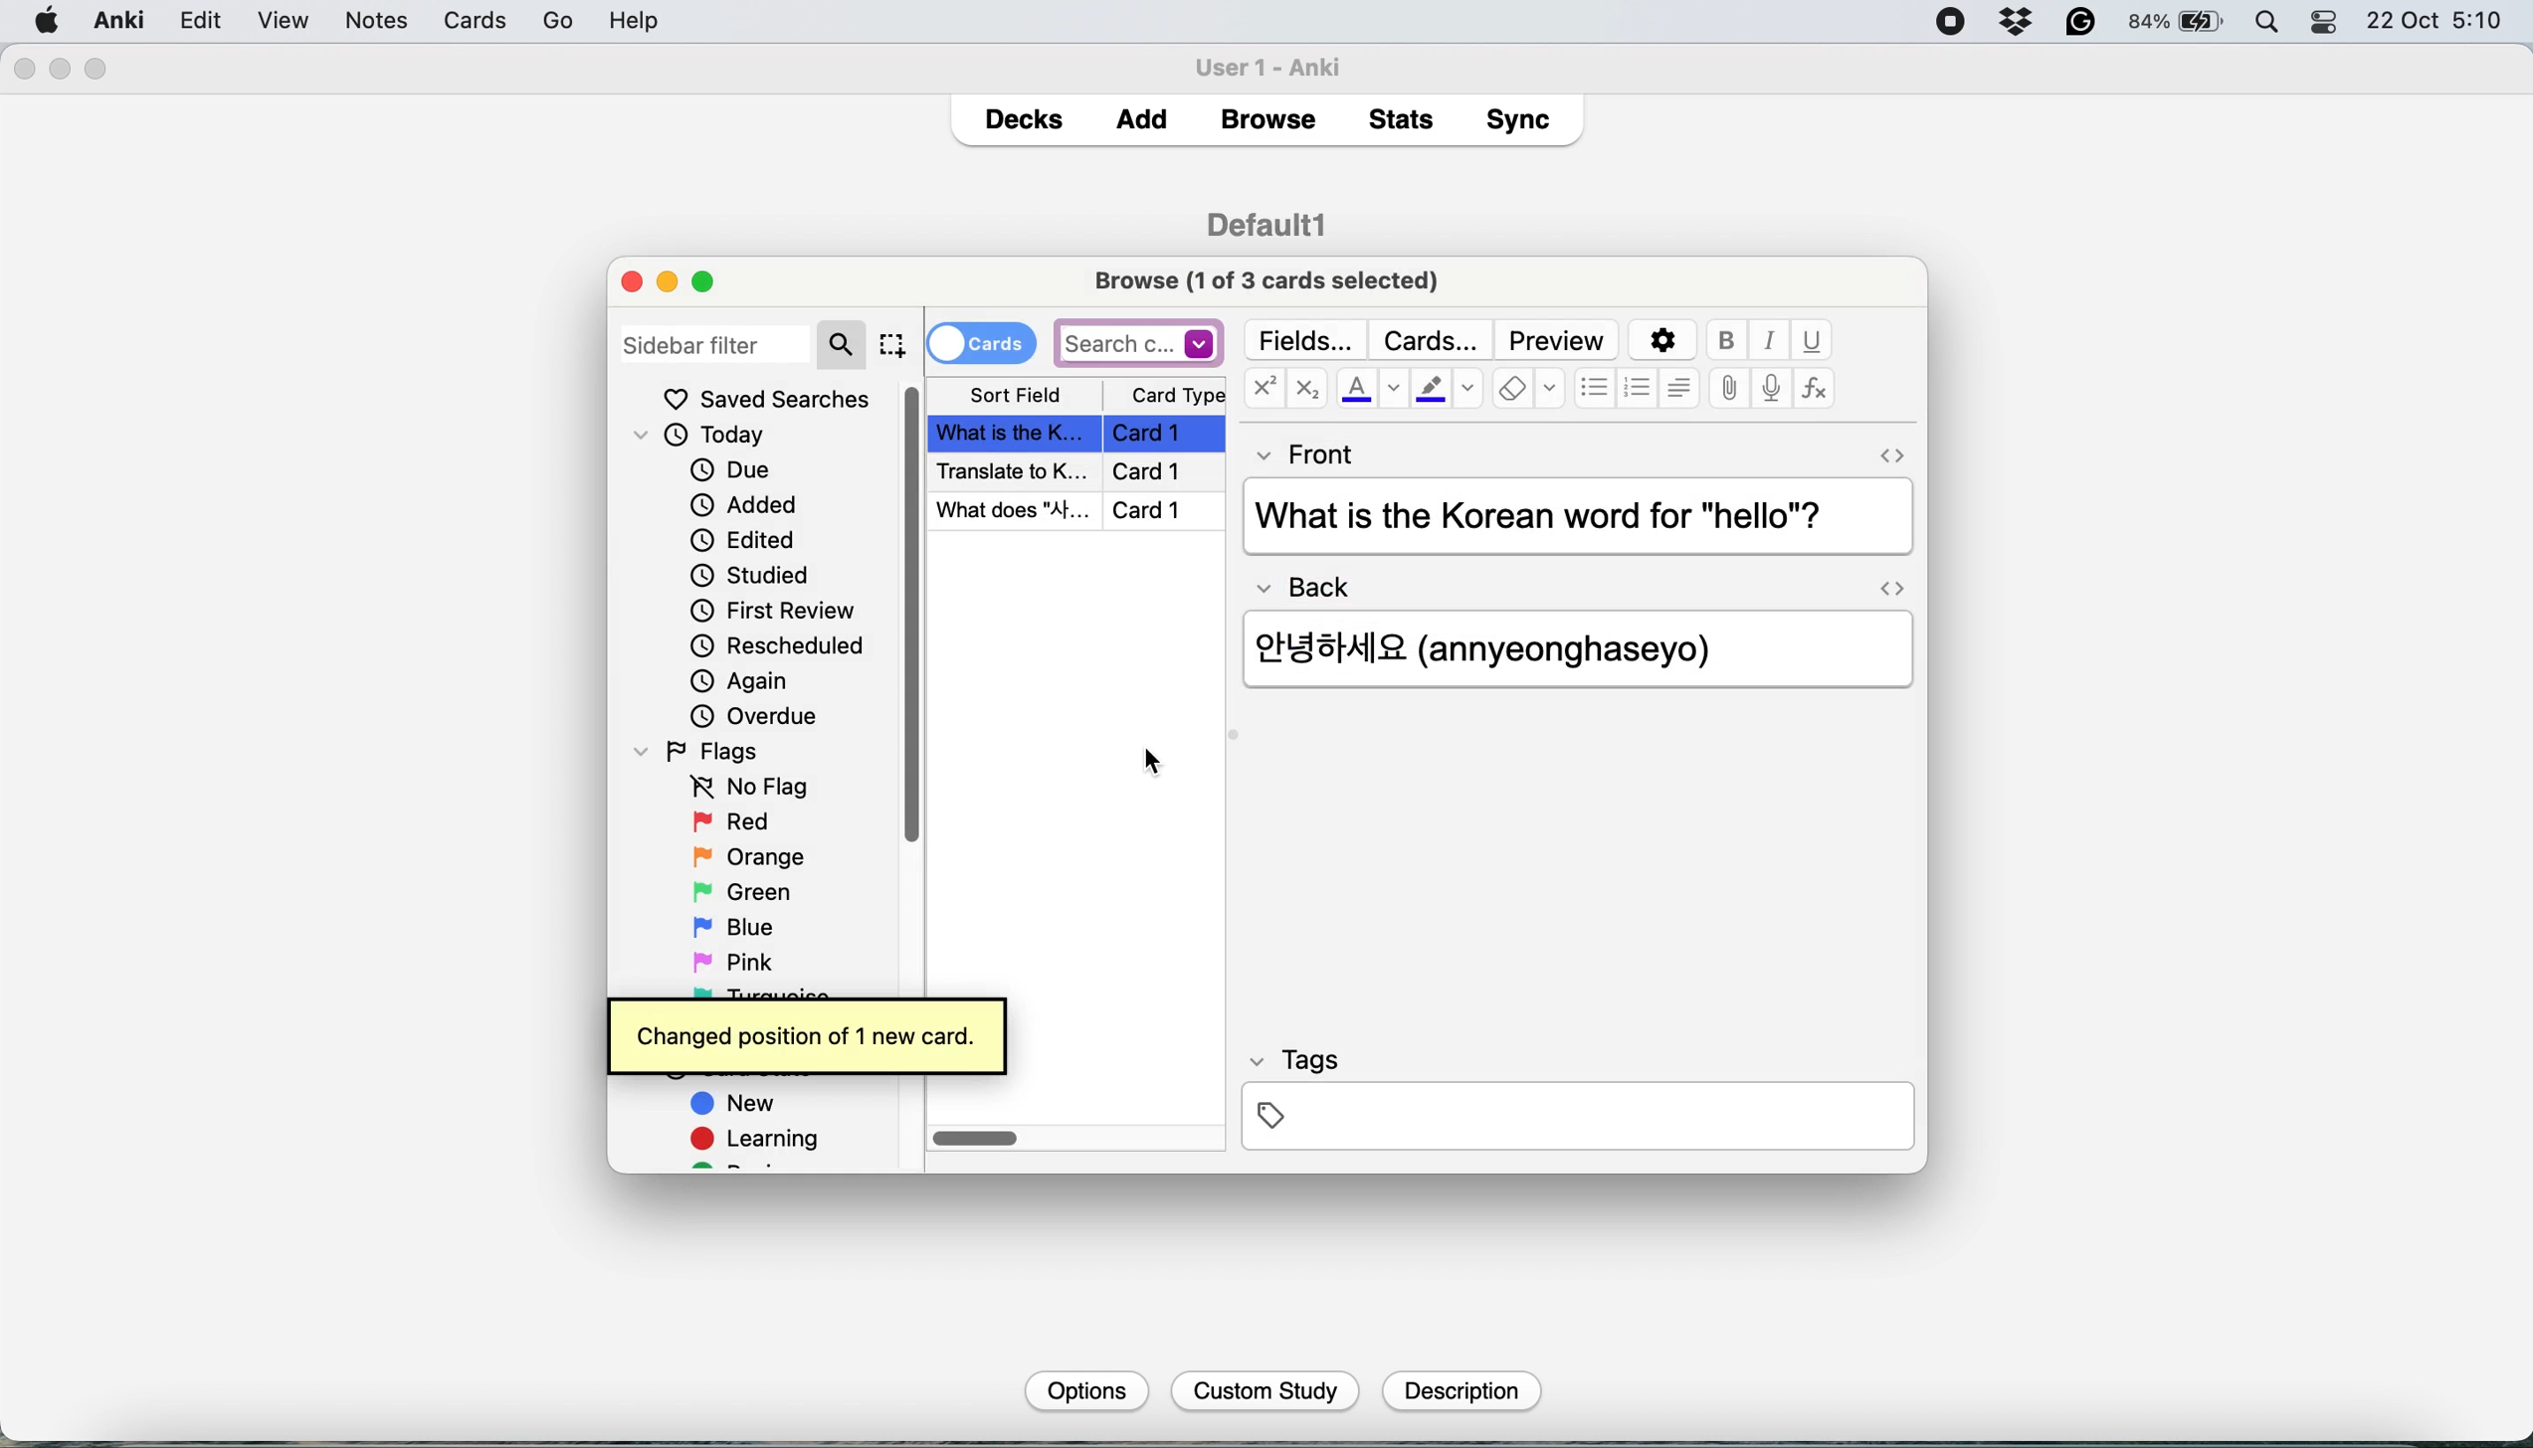 The height and width of the screenshot is (1448, 2533). What do you see at coordinates (1147, 771) in the screenshot?
I see `cursor` at bounding box center [1147, 771].